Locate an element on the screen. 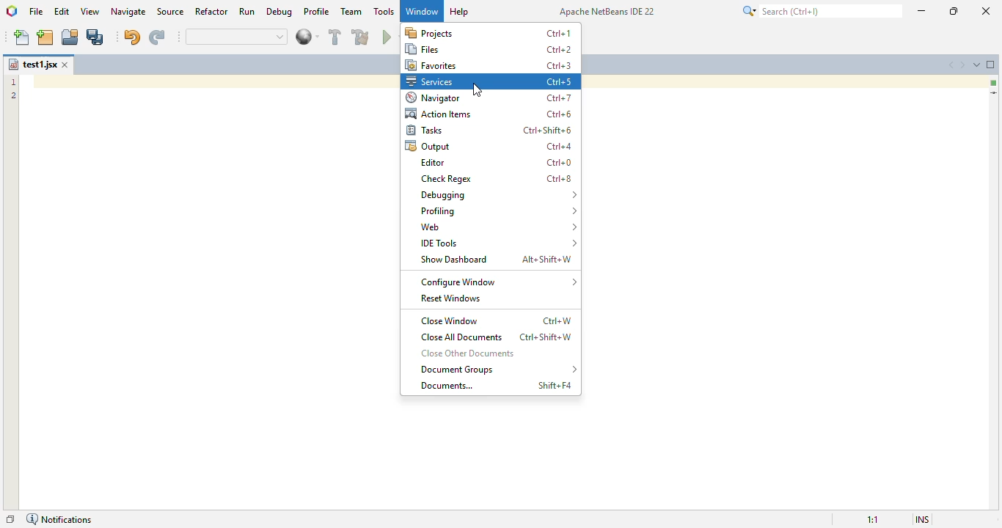 This screenshot has height=528, width=1002. debugging is located at coordinates (499, 195).